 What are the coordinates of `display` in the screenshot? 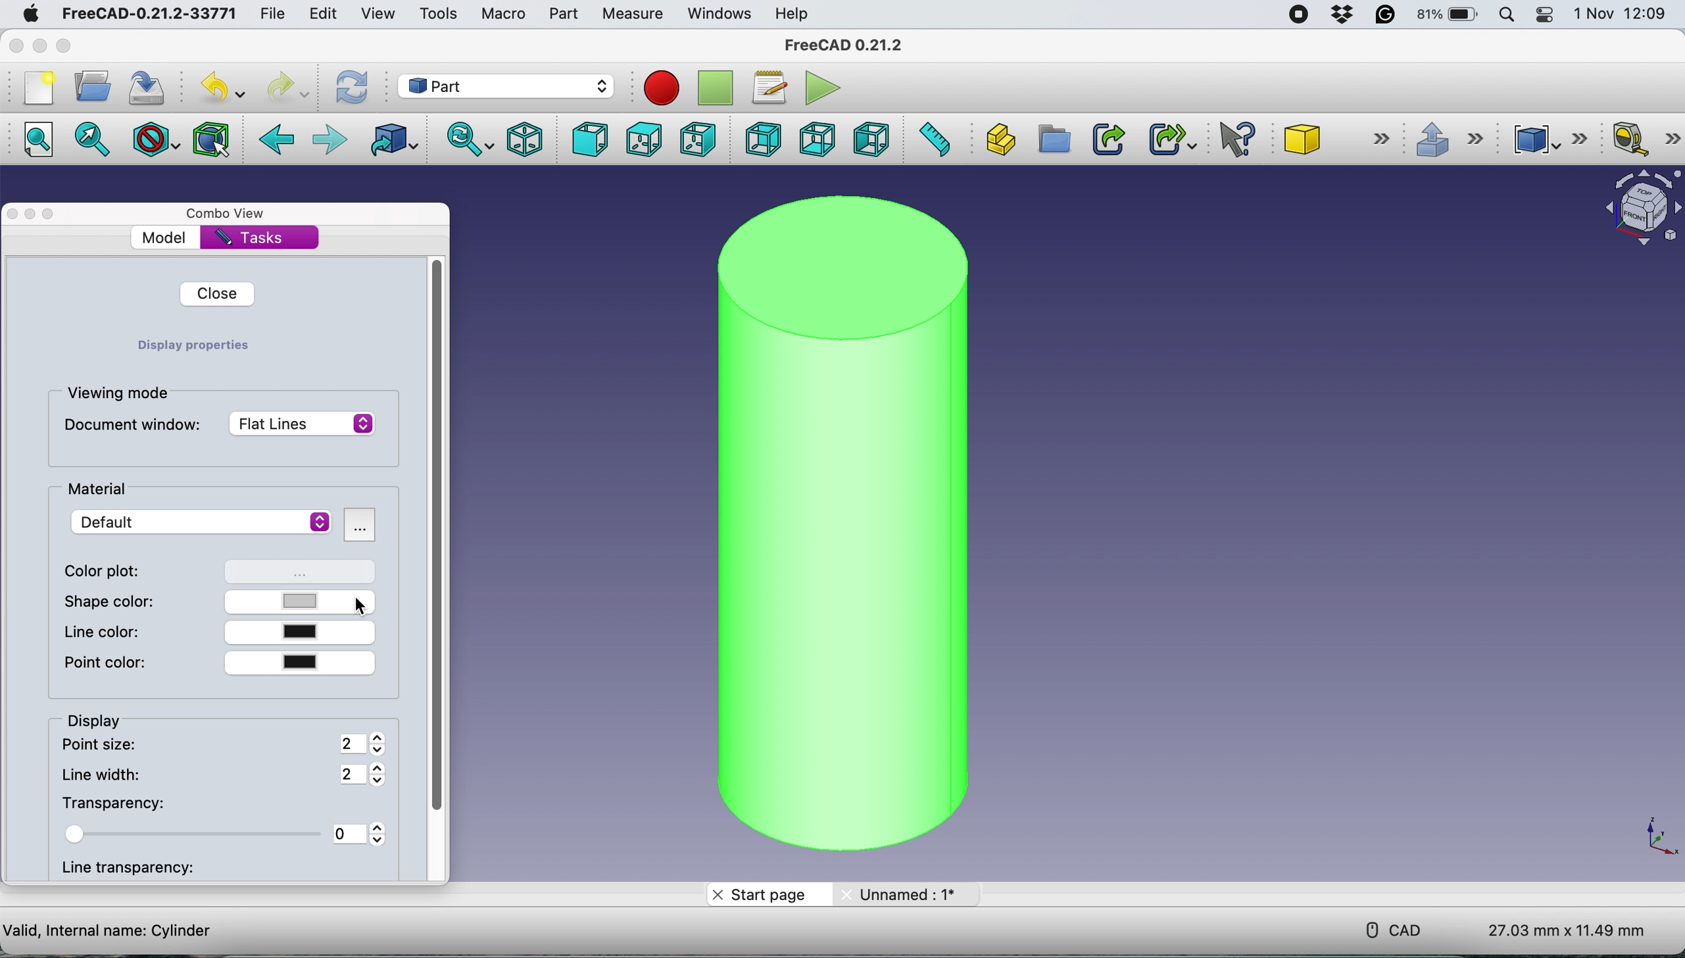 It's located at (95, 720).